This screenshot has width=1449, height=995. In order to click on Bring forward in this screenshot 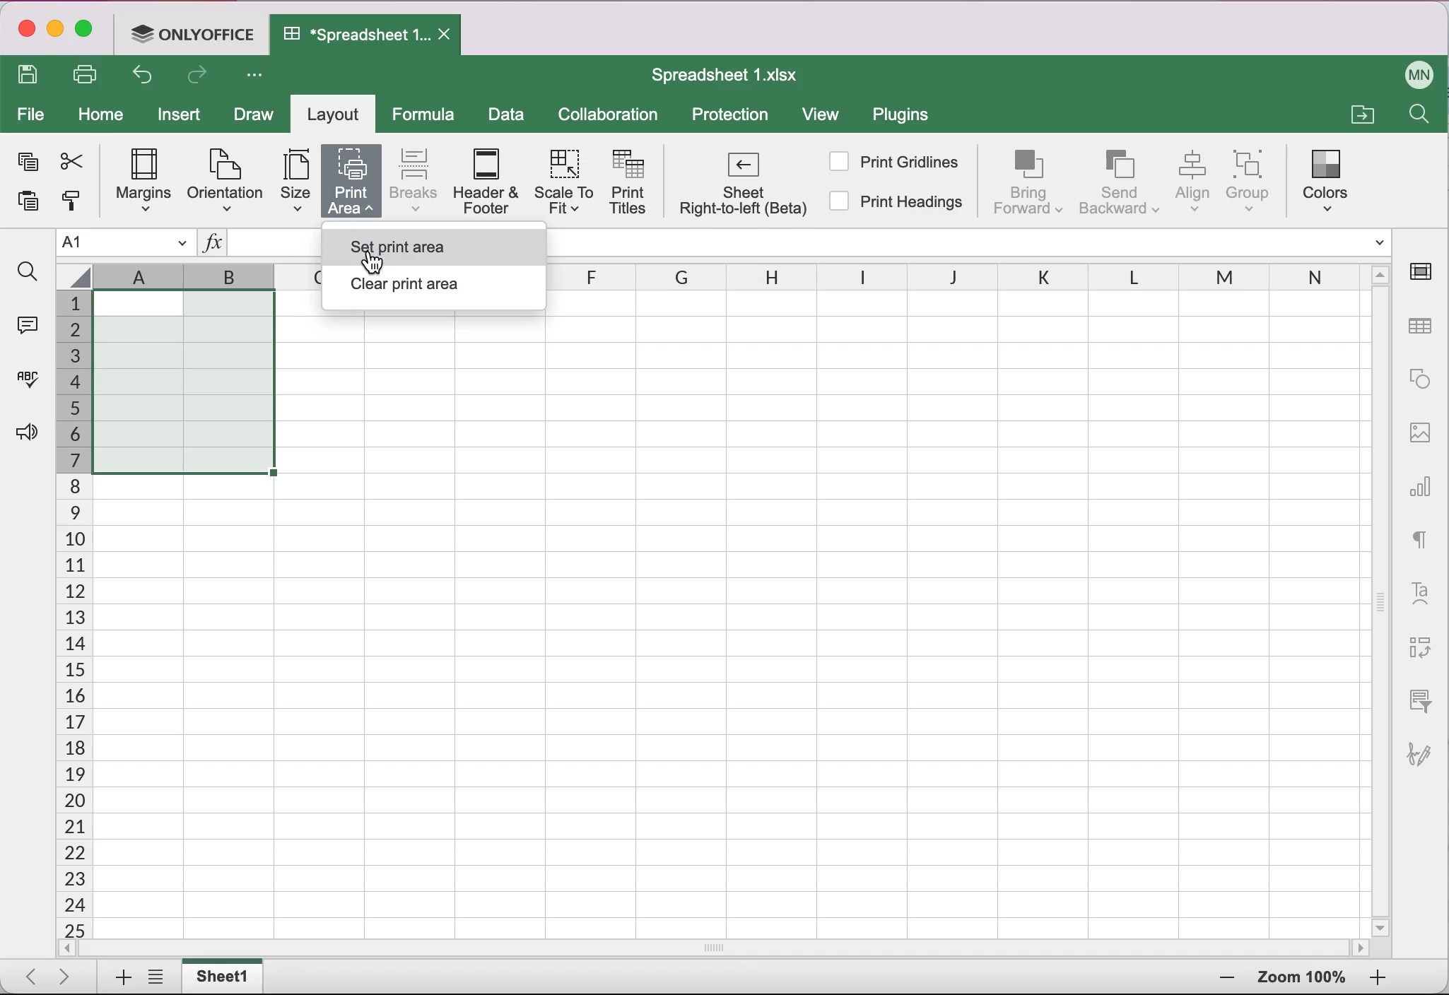, I will do `click(1029, 182)`.